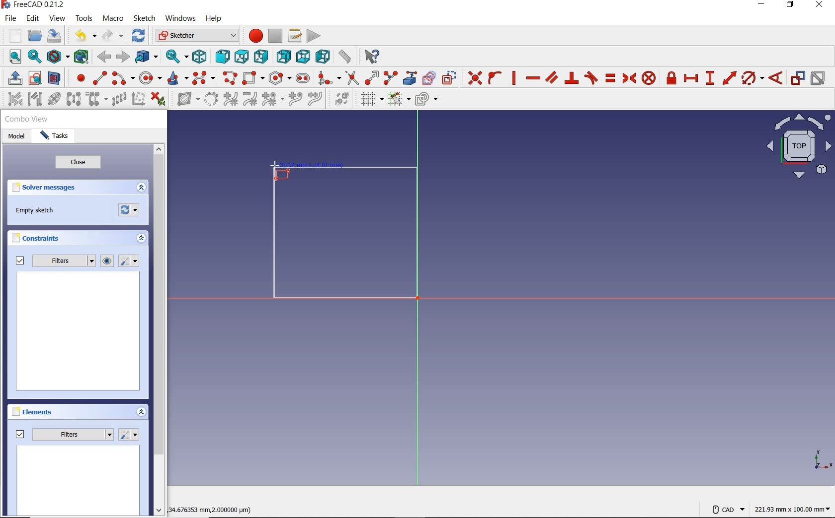  What do you see at coordinates (399, 100) in the screenshot?
I see `toggle snap` at bounding box center [399, 100].